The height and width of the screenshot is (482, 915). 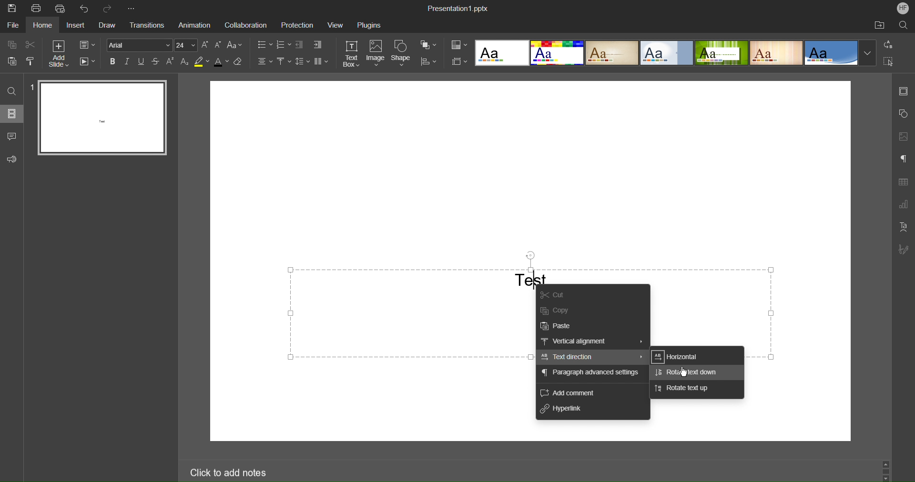 I want to click on Signature, so click(x=904, y=250).